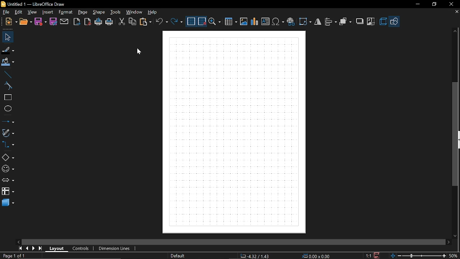 The image size is (460, 259). What do you see at coordinates (9, 181) in the screenshot?
I see `arrows` at bounding box center [9, 181].